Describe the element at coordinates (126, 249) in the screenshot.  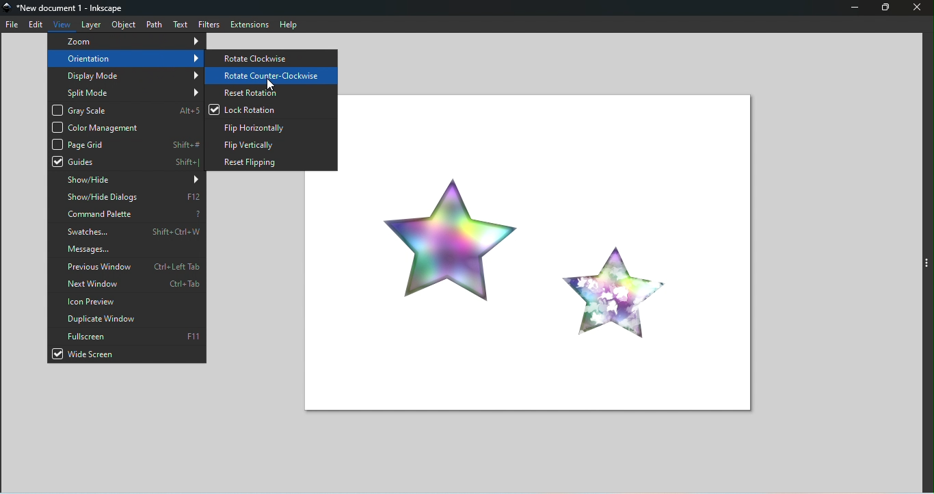
I see `Messages` at that location.